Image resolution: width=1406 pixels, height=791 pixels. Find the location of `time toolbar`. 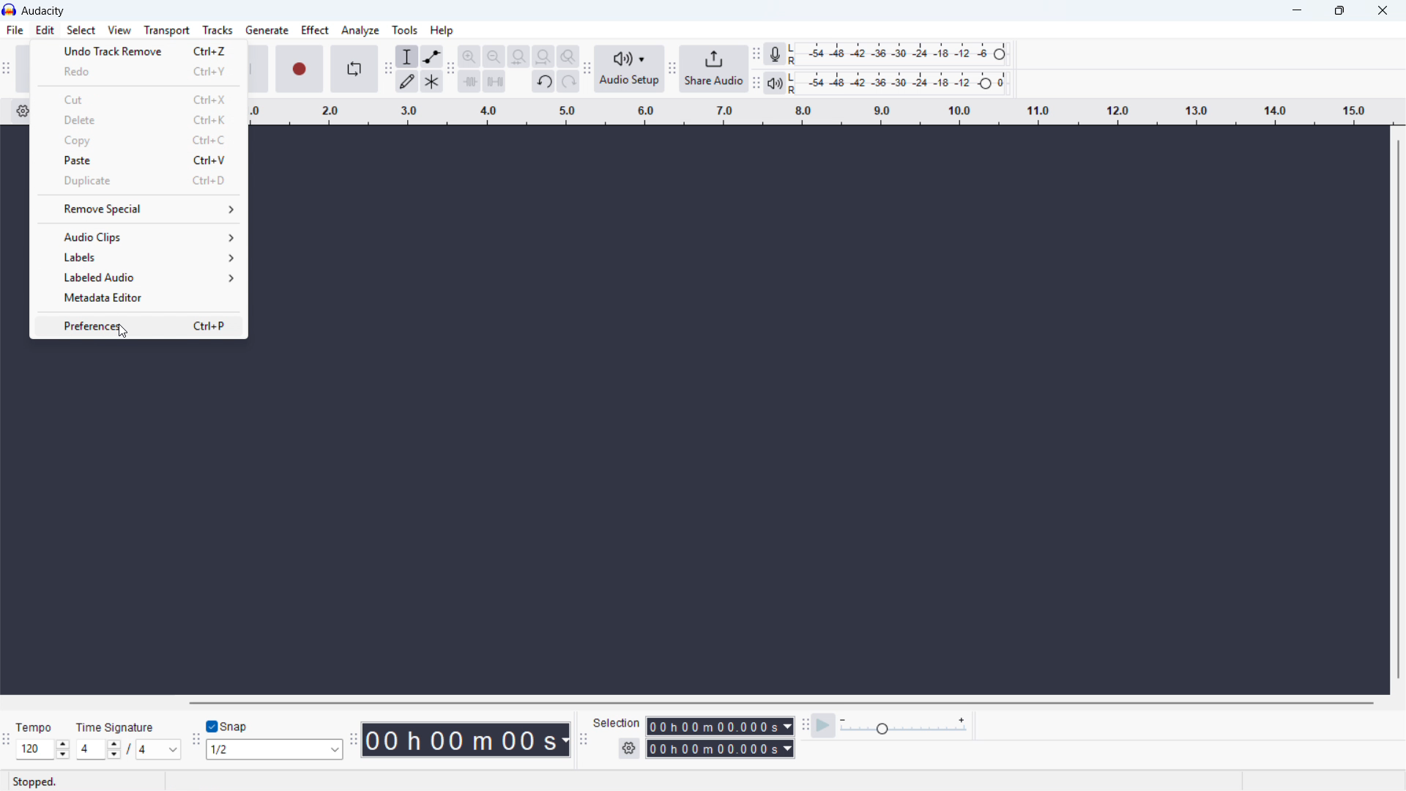

time toolbar is located at coordinates (351, 740).